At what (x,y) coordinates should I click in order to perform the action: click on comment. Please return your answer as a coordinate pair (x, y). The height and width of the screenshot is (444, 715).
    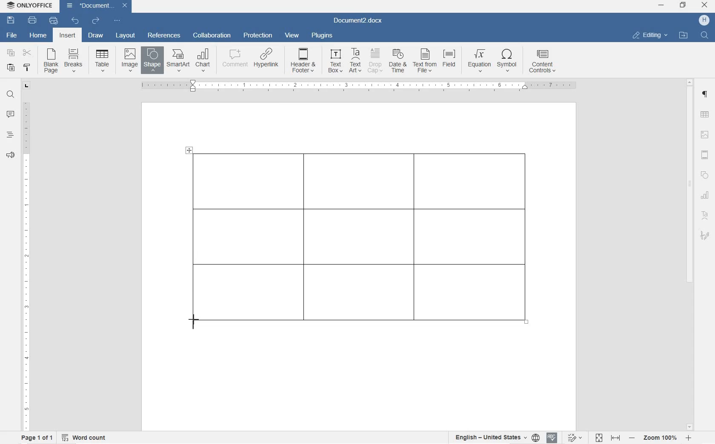
    Looking at the image, I should click on (11, 115).